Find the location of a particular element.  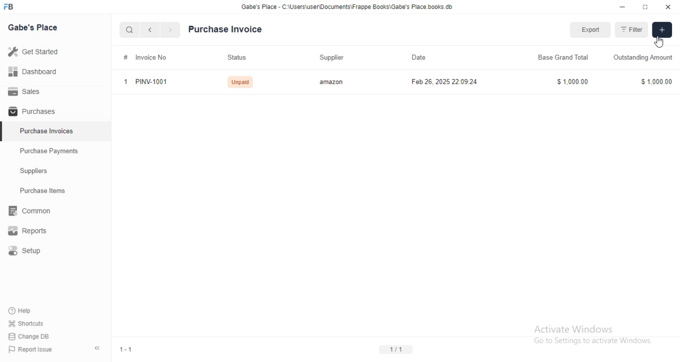

Frappe Books logo is located at coordinates (8, 6).